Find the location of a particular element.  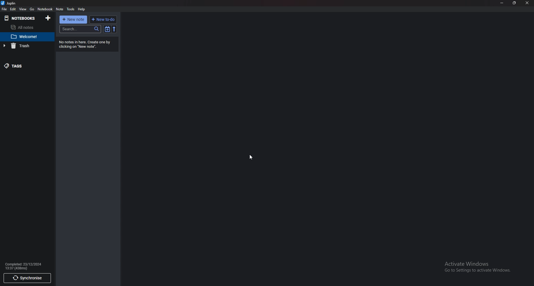

Tools is located at coordinates (71, 10).